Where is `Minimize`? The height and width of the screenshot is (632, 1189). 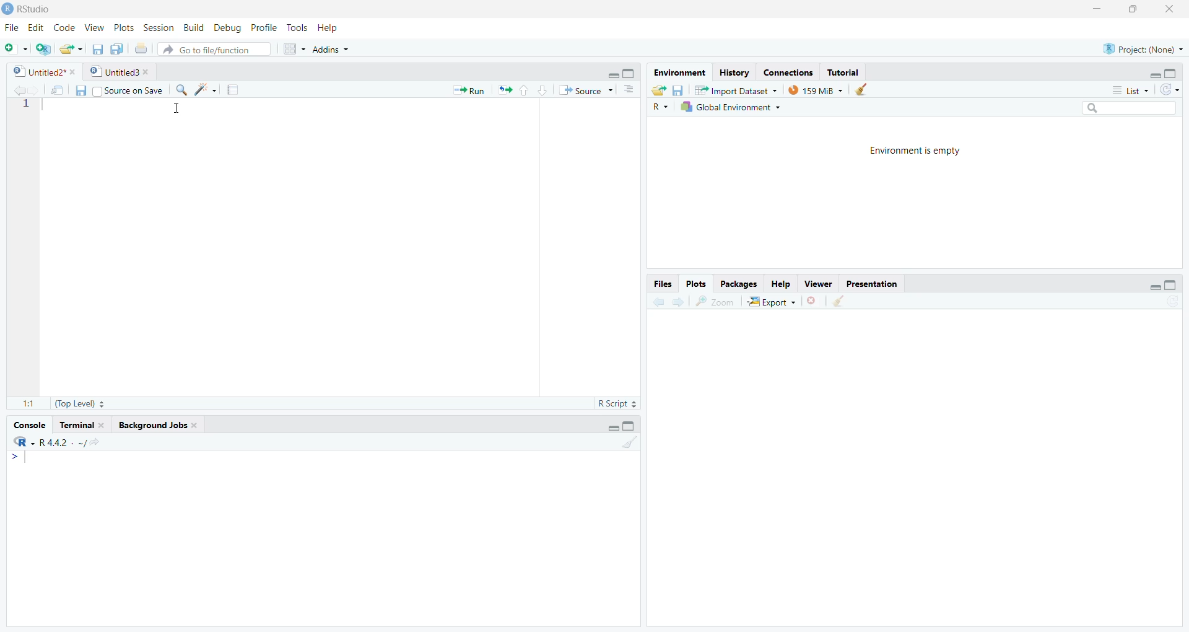
Minimize is located at coordinates (1154, 72).